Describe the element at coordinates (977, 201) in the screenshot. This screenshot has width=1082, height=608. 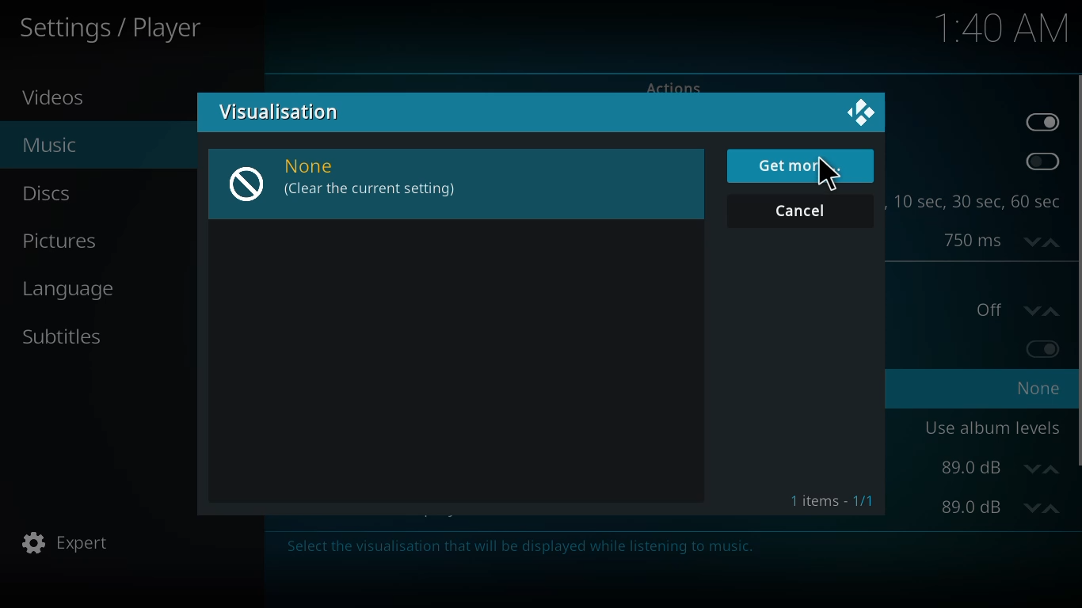
I see `steps` at that location.